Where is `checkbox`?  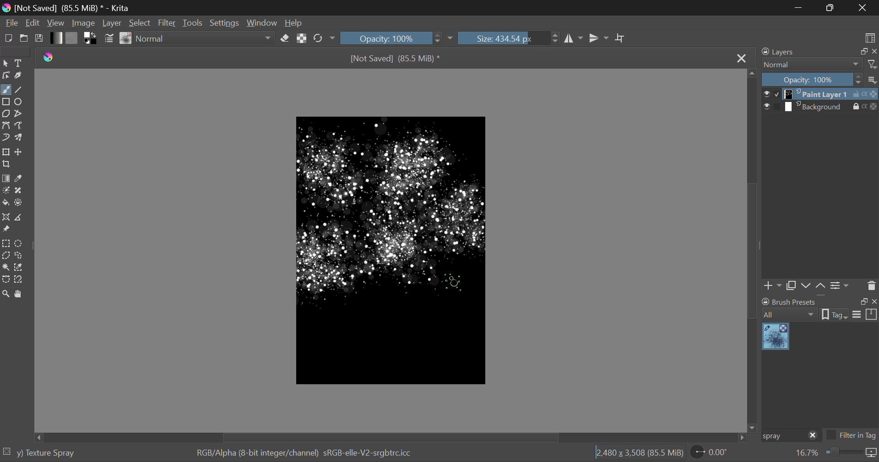 checkbox is located at coordinates (771, 94).